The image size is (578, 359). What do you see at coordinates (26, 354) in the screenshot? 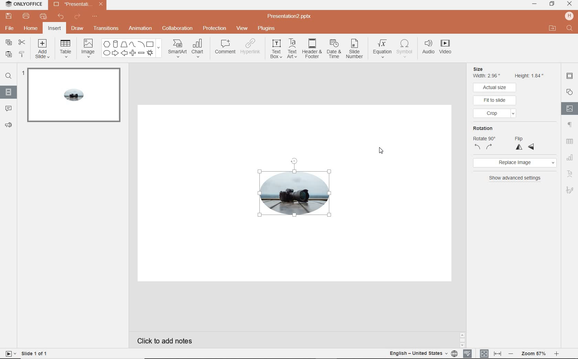
I see `slide 1 of 1` at bounding box center [26, 354].